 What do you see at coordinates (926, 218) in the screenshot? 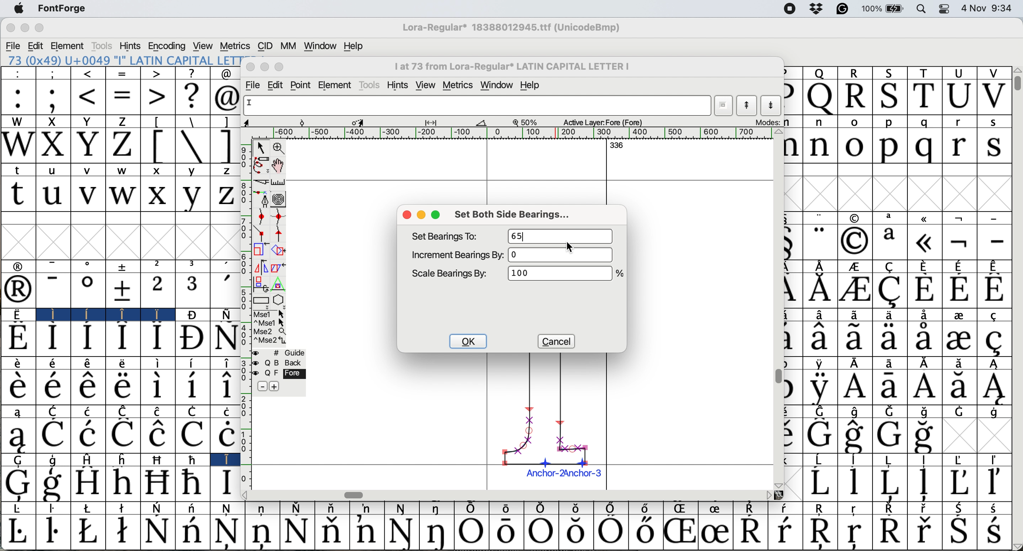
I see `symbol` at bounding box center [926, 218].